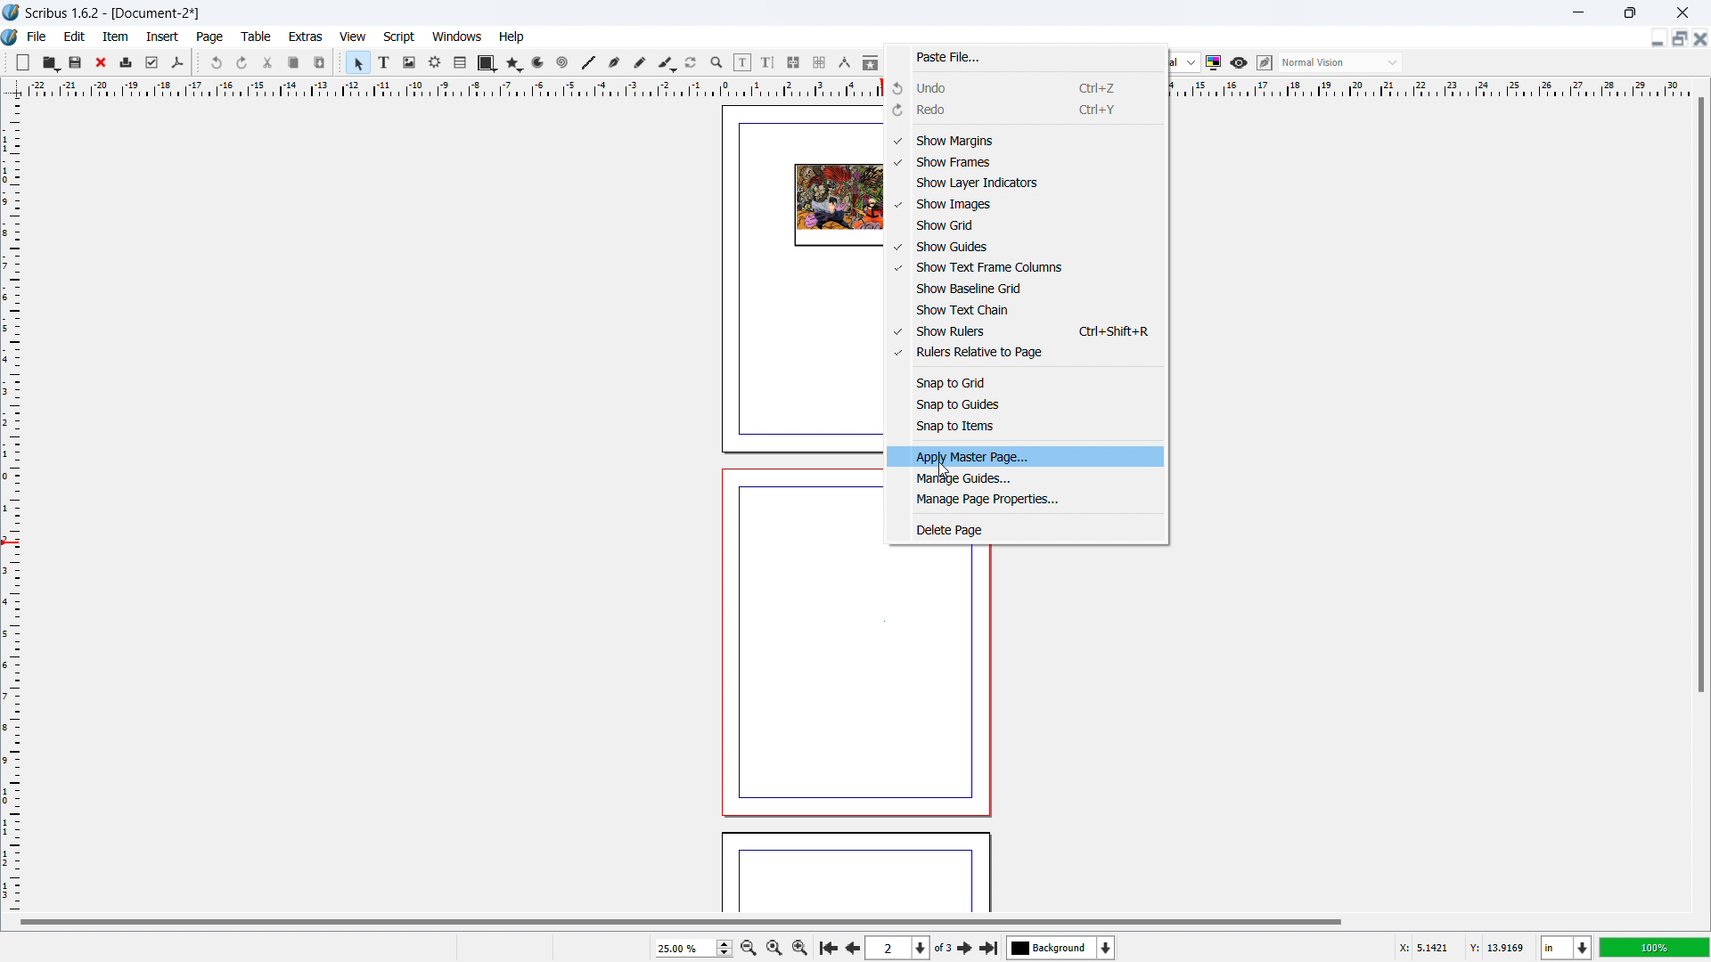  Describe the element at coordinates (1576, 12) in the screenshot. I see `minimize window` at that location.